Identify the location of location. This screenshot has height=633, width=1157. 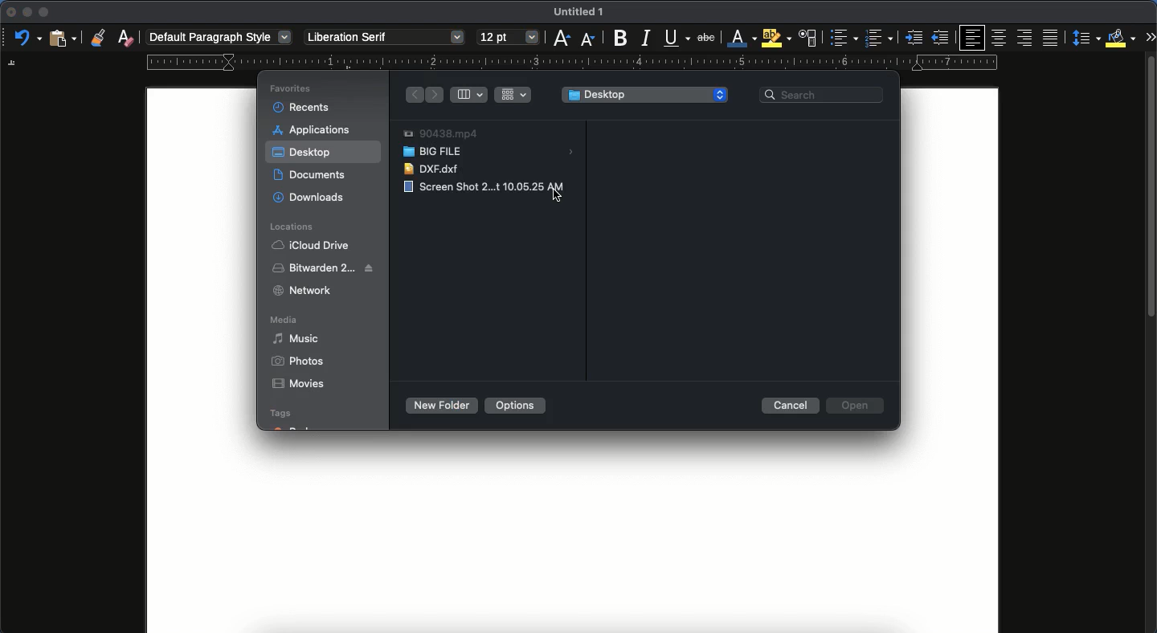
(296, 227).